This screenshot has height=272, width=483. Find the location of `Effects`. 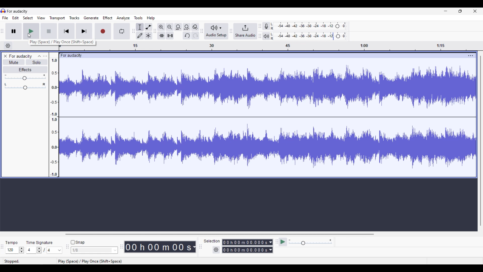

Effects is located at coordinates (26, 70).